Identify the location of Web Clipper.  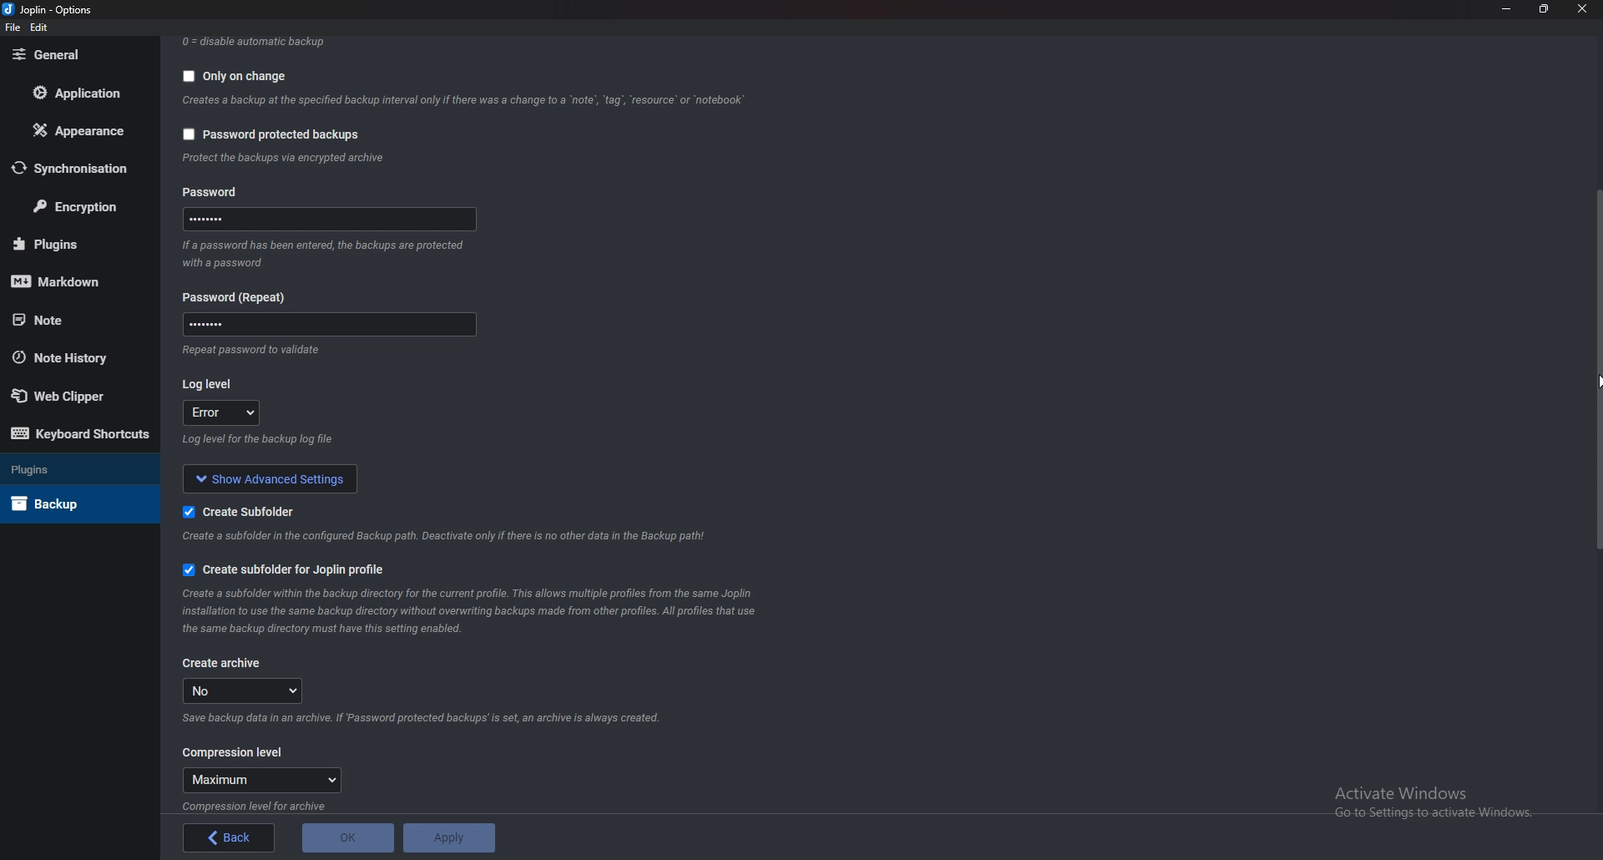
(78, 396).